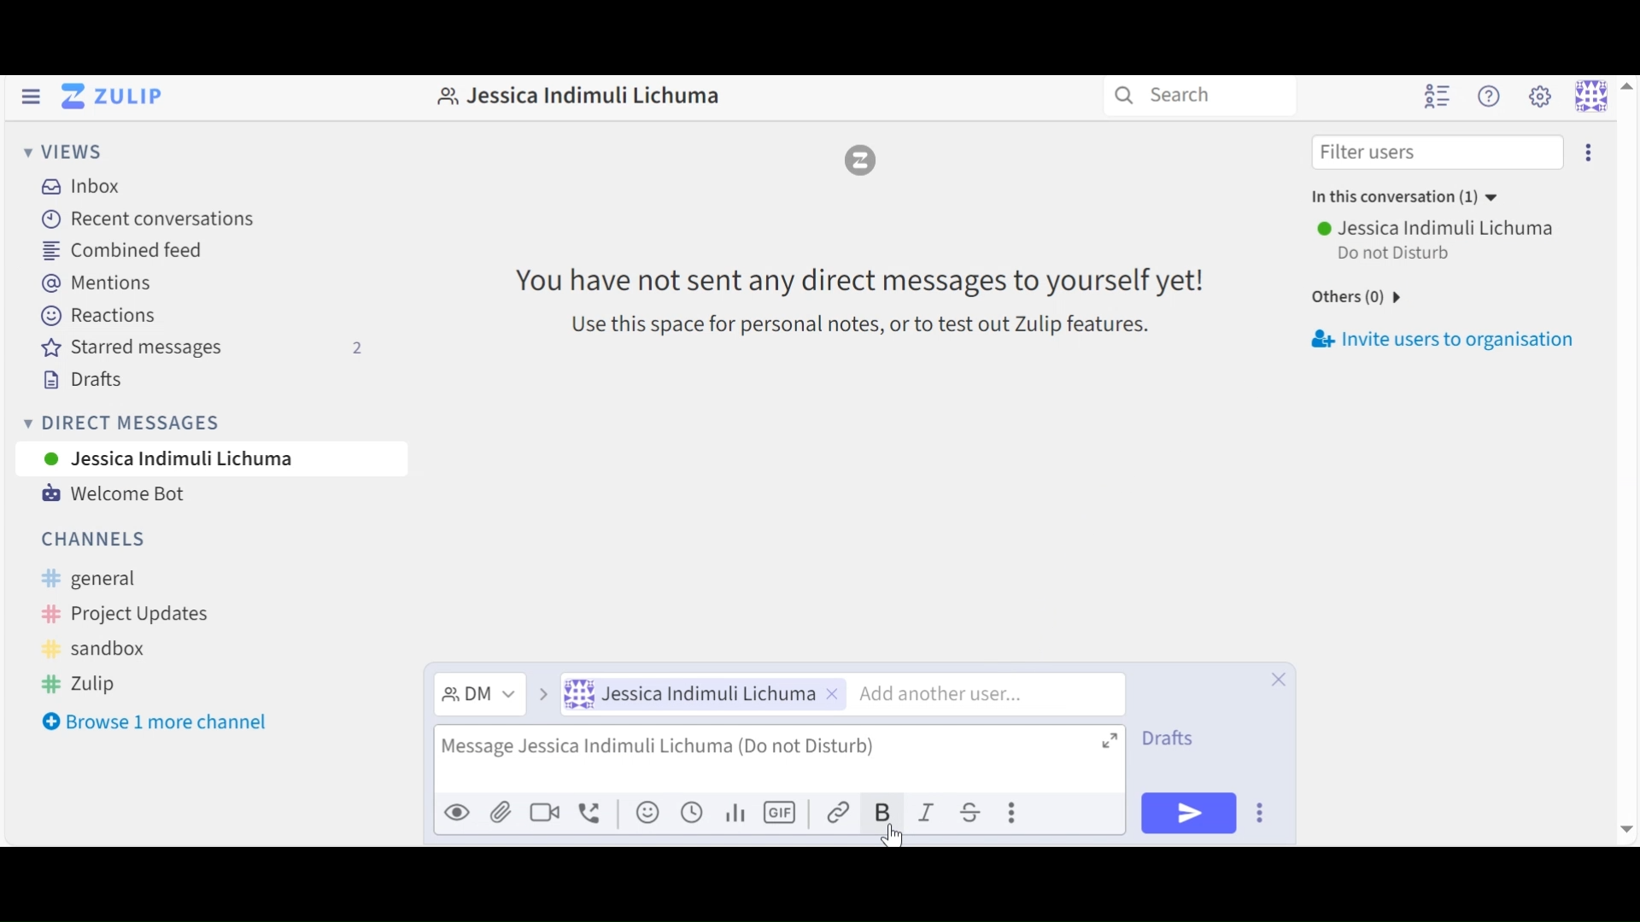  What do you see at coordinates (501, 812) in the screenshot?
I see `Upload files` at bounding box center [501, 812].